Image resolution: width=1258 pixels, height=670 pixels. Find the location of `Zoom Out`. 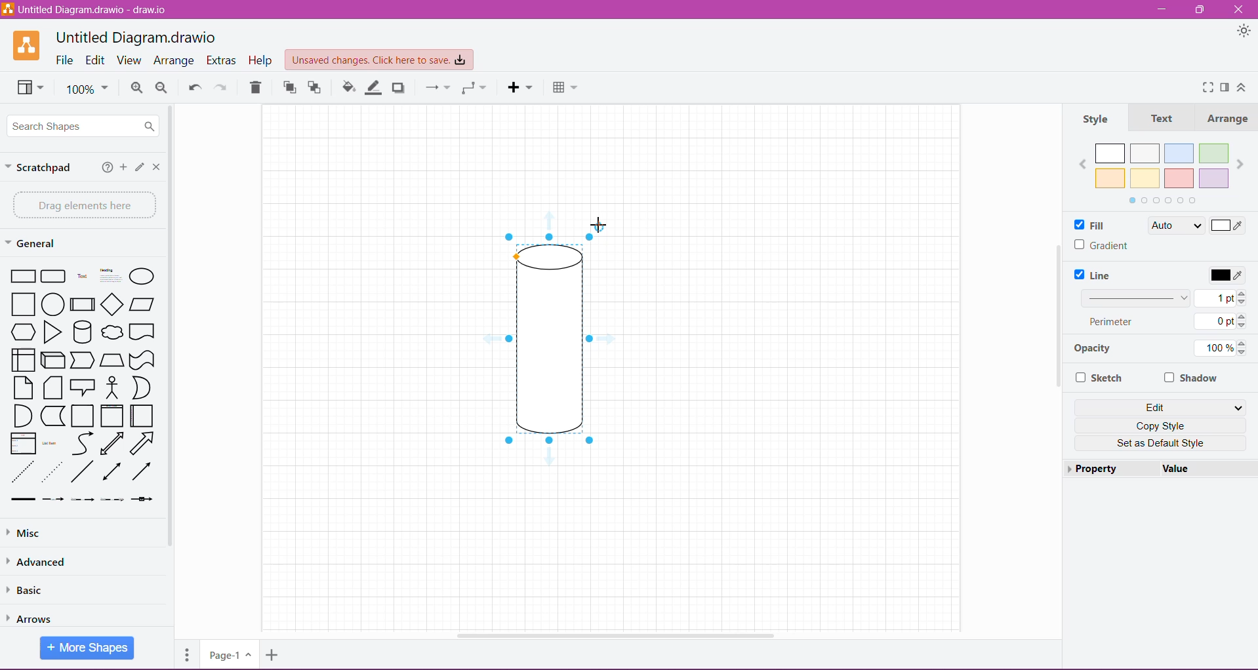

Zoom Out is located at coordinates (162, 89).